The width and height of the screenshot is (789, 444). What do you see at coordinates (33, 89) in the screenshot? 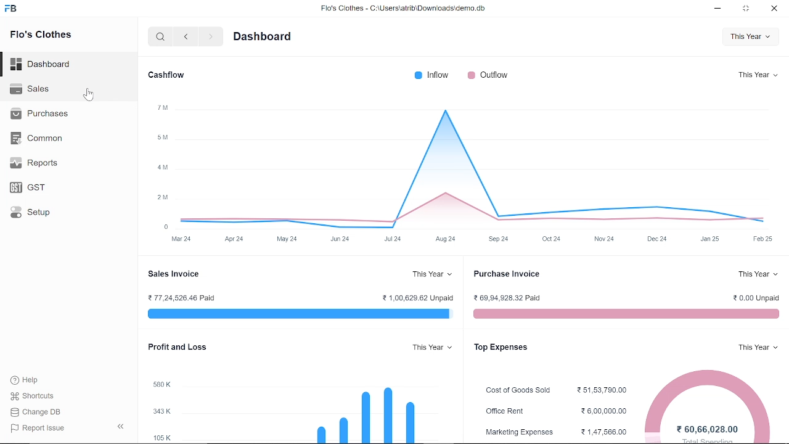
I see `Sales` at bounding box center [33, 89].